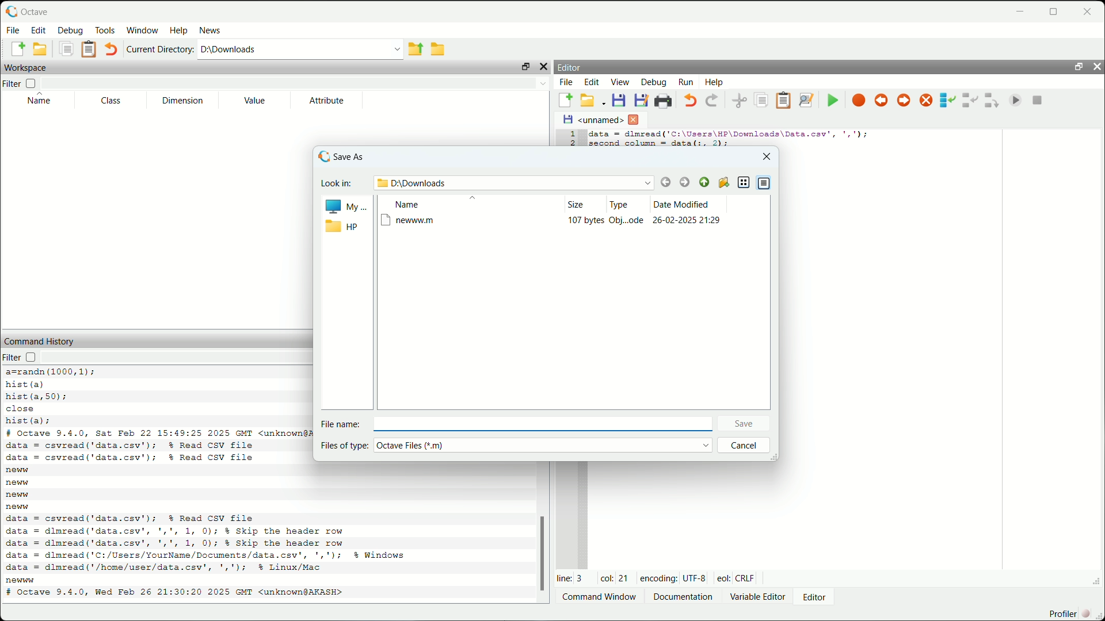  What do you see at coordinates (925, 102) in the screenshot?
I see `remove all breakpoints` at bounding box center [925, 102].